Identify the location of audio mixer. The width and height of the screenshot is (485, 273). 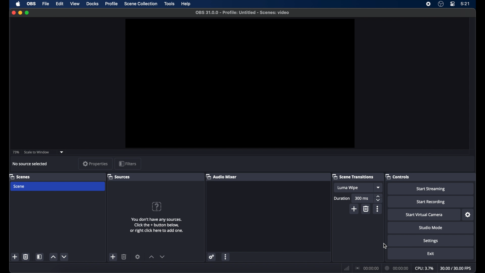
(221, 176).